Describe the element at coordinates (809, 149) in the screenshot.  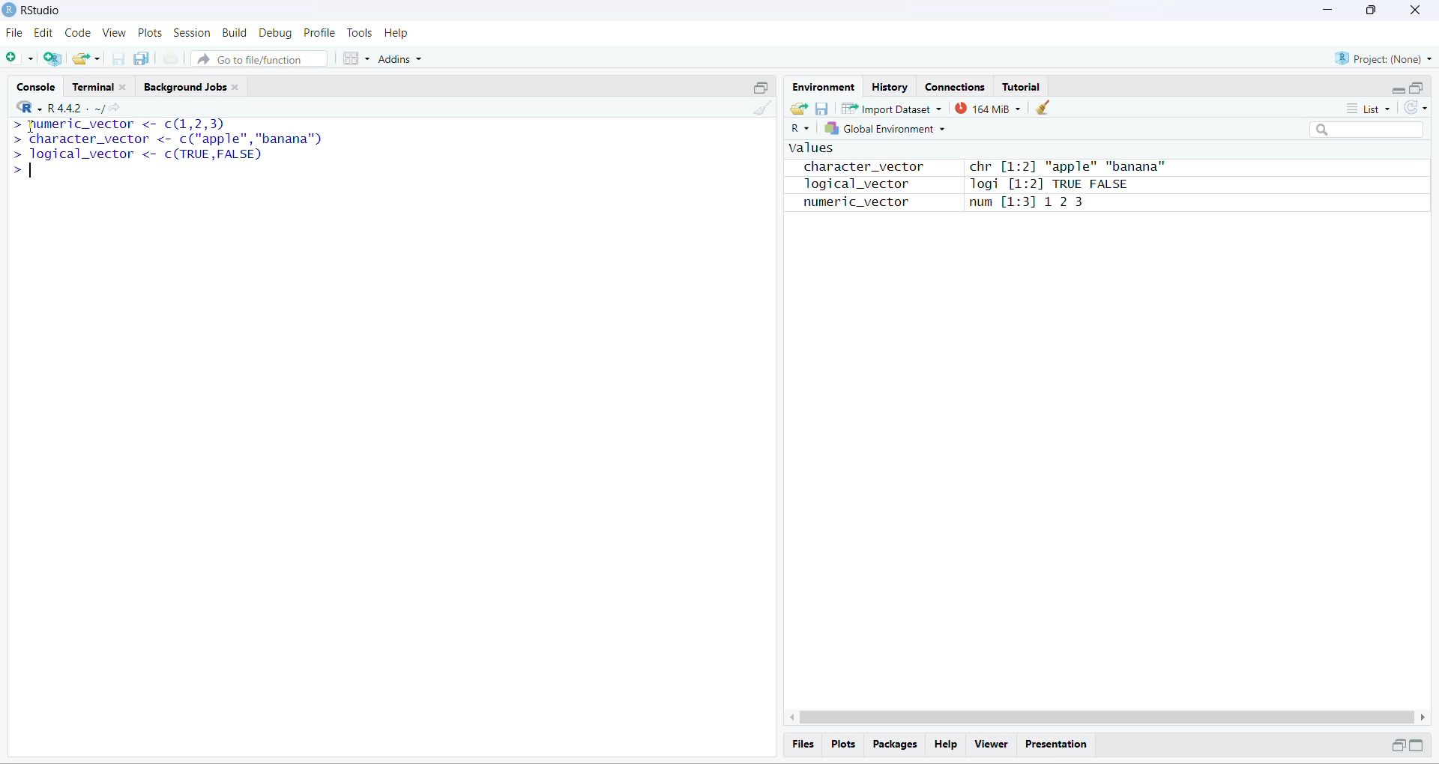
I see `values` at that location.